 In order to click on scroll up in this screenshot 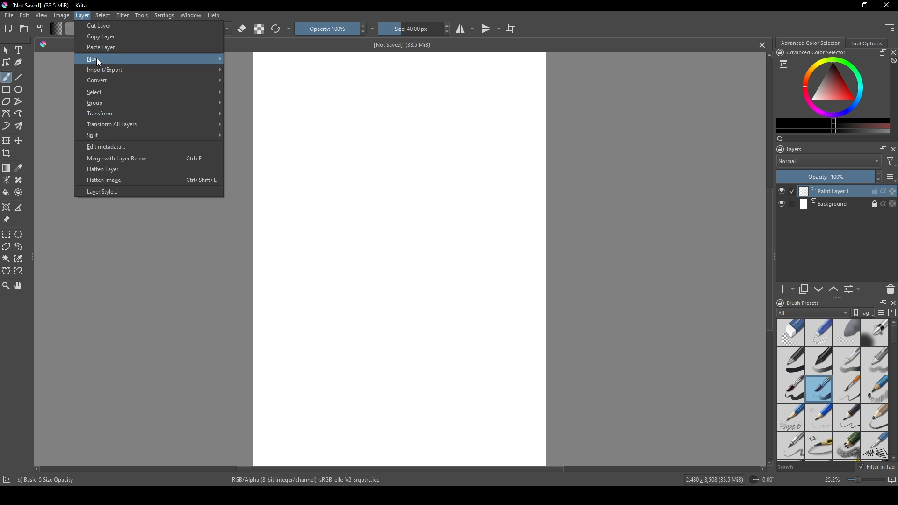, I will do `click(767, 55)`.